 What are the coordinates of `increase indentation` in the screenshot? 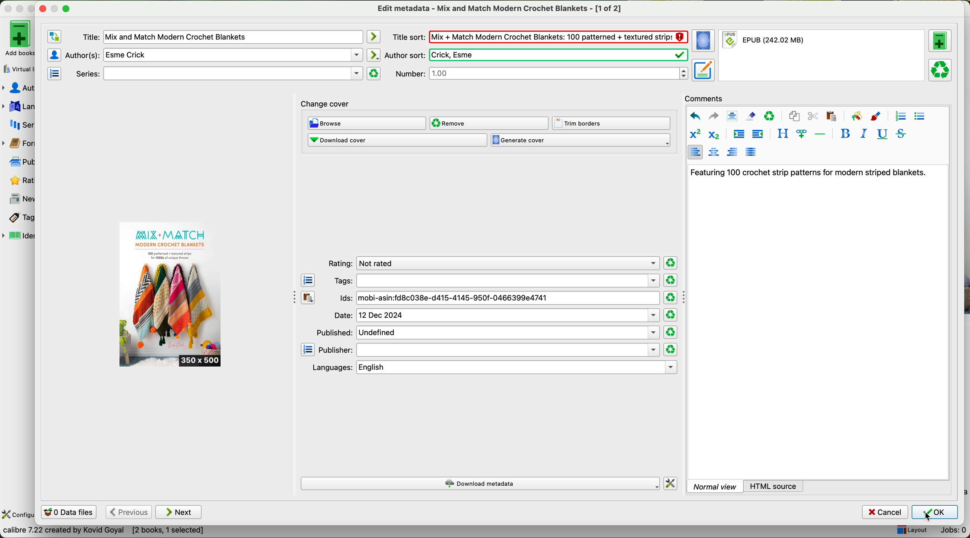 It's located at (738, 135).